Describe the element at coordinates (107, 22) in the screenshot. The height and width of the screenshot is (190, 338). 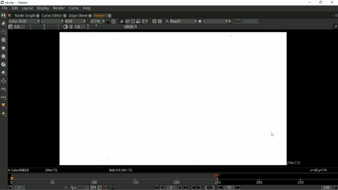
I see `Synchronized` at that location.